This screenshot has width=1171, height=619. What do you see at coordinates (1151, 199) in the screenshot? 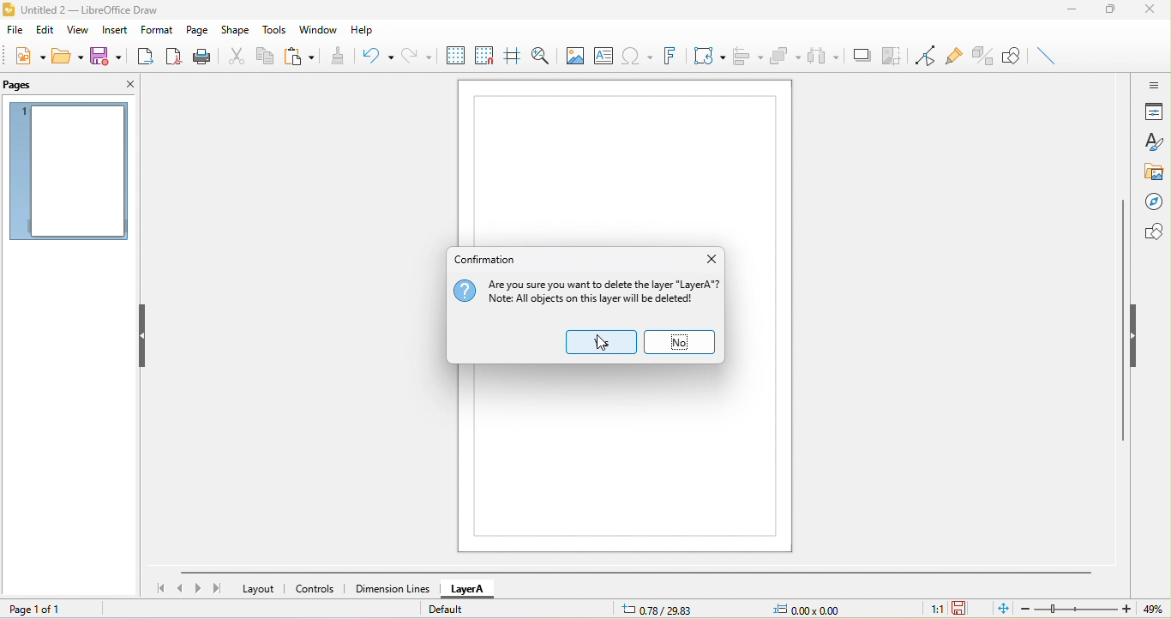
I see `navigator` at bounding box center [1151, 199].